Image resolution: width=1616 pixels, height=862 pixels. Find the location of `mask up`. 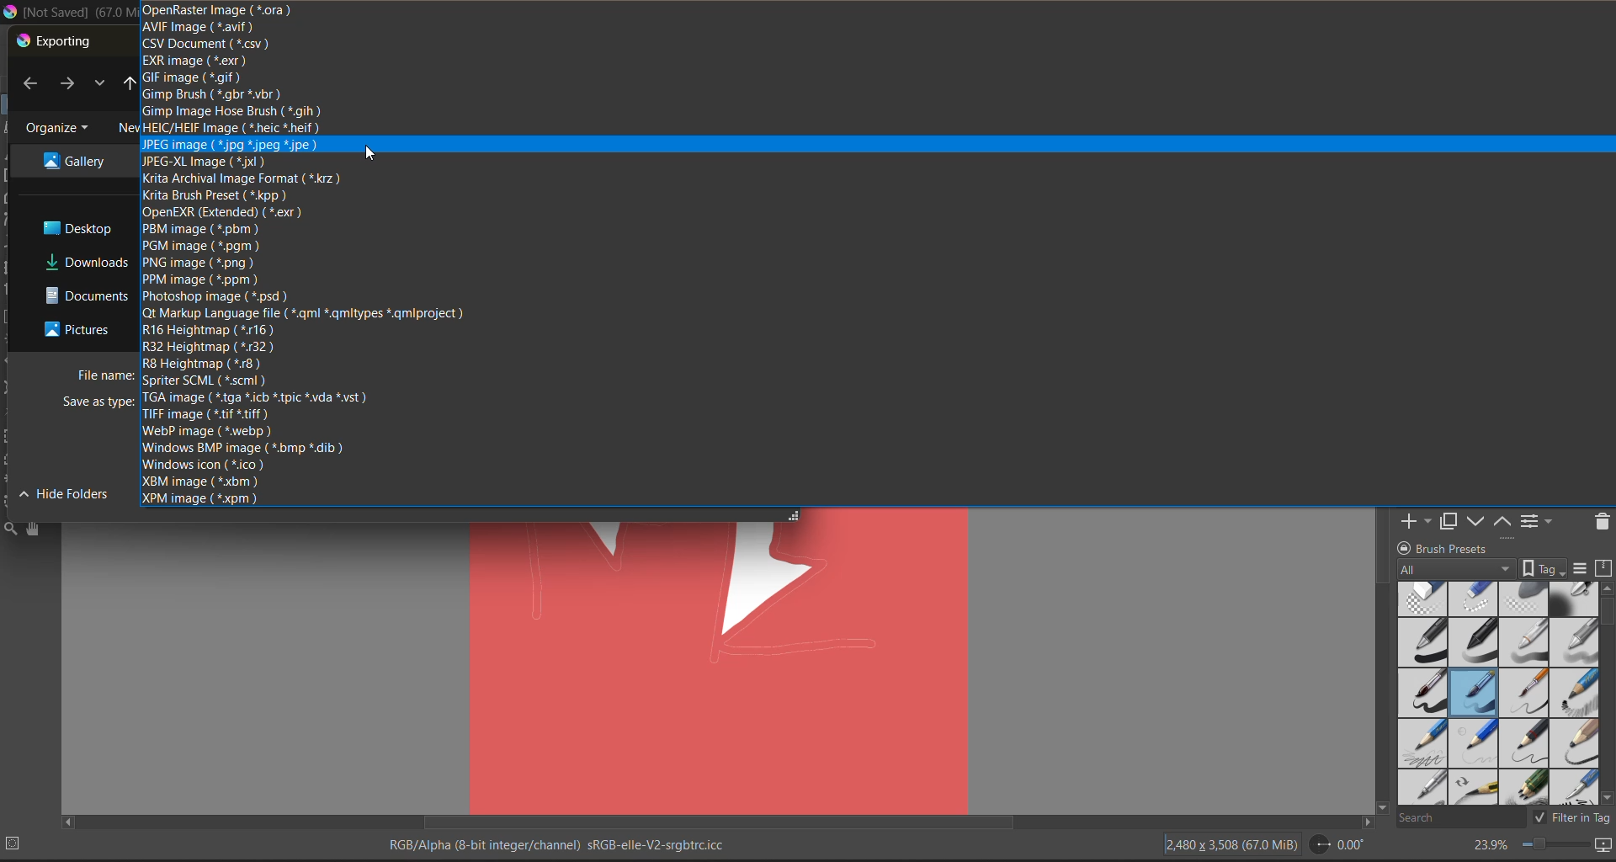

mask up is located at coordinates (1505, 519).